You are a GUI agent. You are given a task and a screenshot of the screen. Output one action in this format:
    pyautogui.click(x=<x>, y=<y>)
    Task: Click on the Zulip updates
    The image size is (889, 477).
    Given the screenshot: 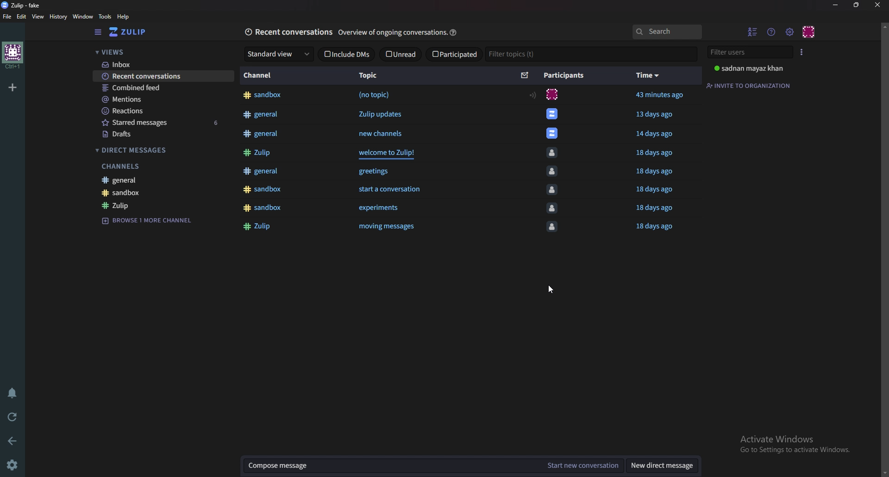 What is the action you would take?
    pyautogui.click(x=380, y=115)
    